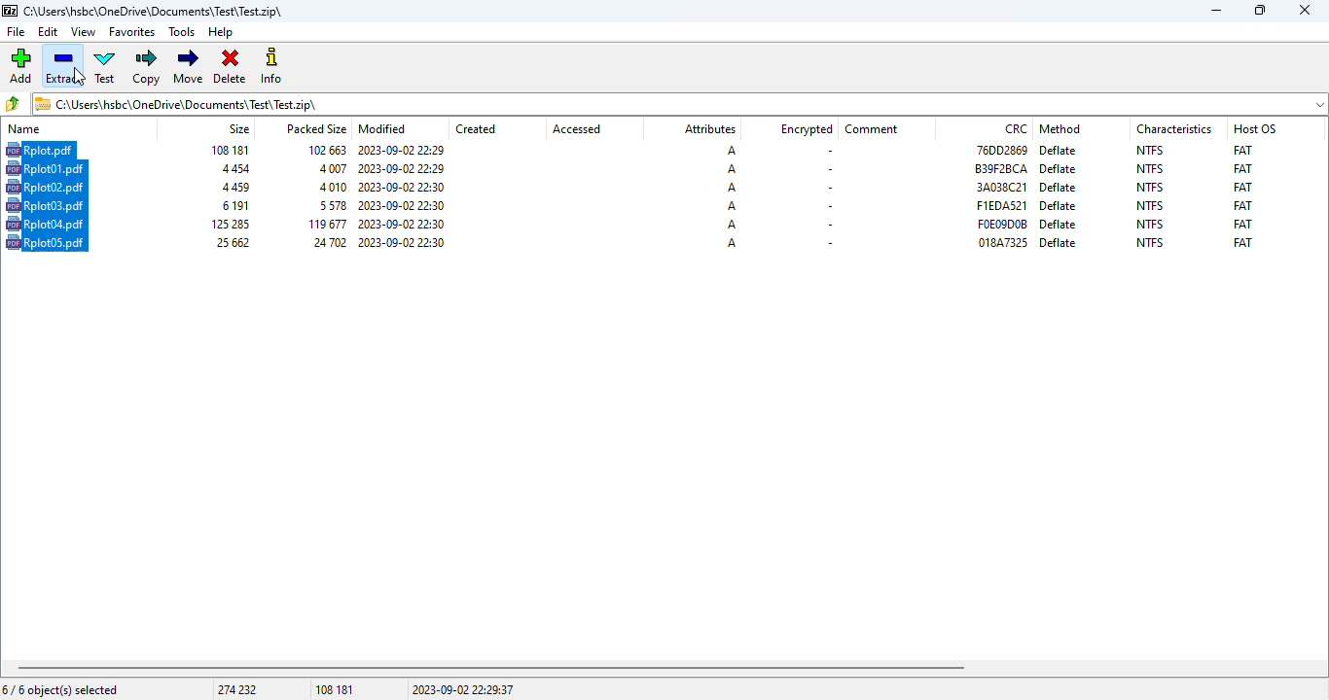 The width and height of the screenshot is (1329, 700). What do you see at coordinates (45, 224) in the screenshot?
I see `file` at bounding box center [45, 224].